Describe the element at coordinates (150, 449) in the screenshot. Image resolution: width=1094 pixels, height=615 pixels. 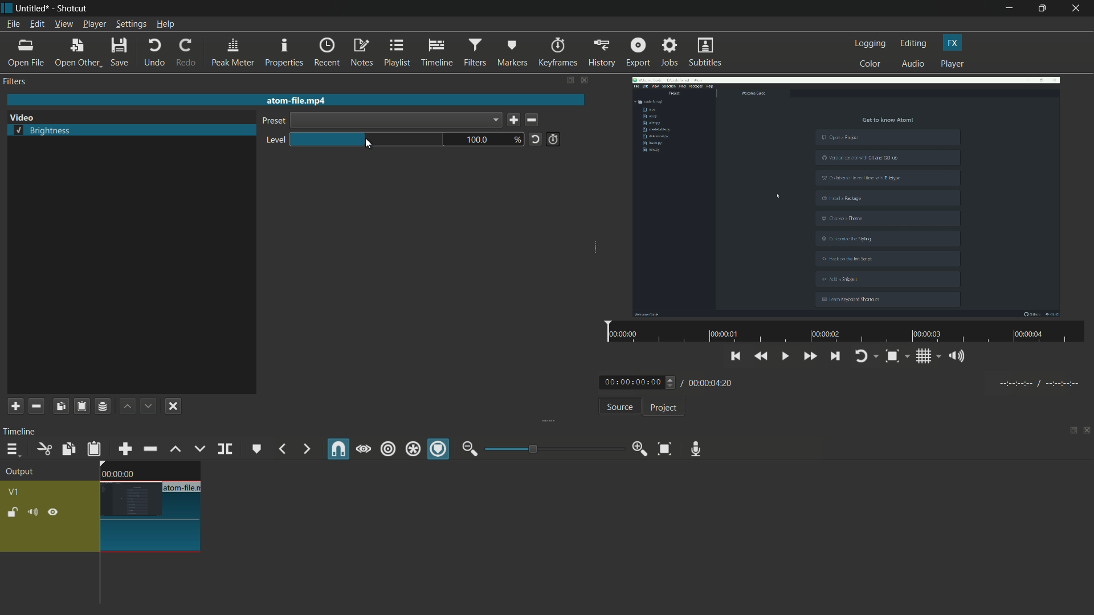
I see `ripple delete` at that location.